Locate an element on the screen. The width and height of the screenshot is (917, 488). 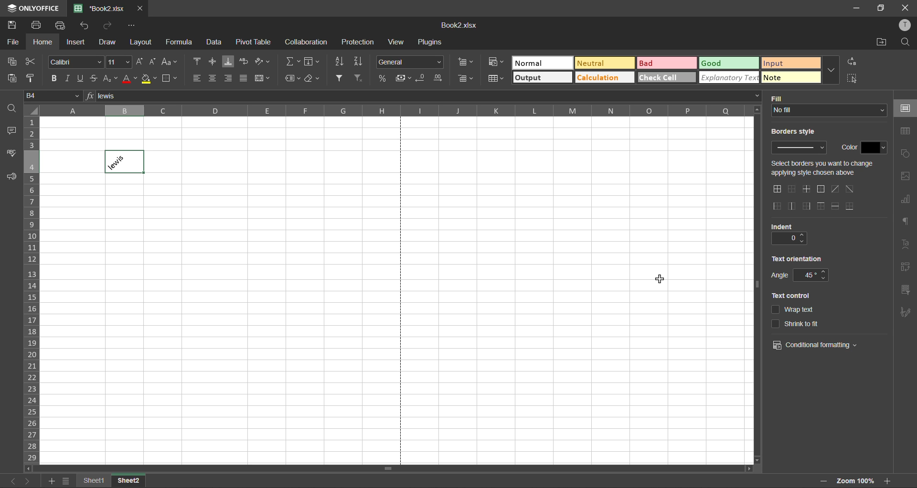
quick print is located at coordinates (60, 25).